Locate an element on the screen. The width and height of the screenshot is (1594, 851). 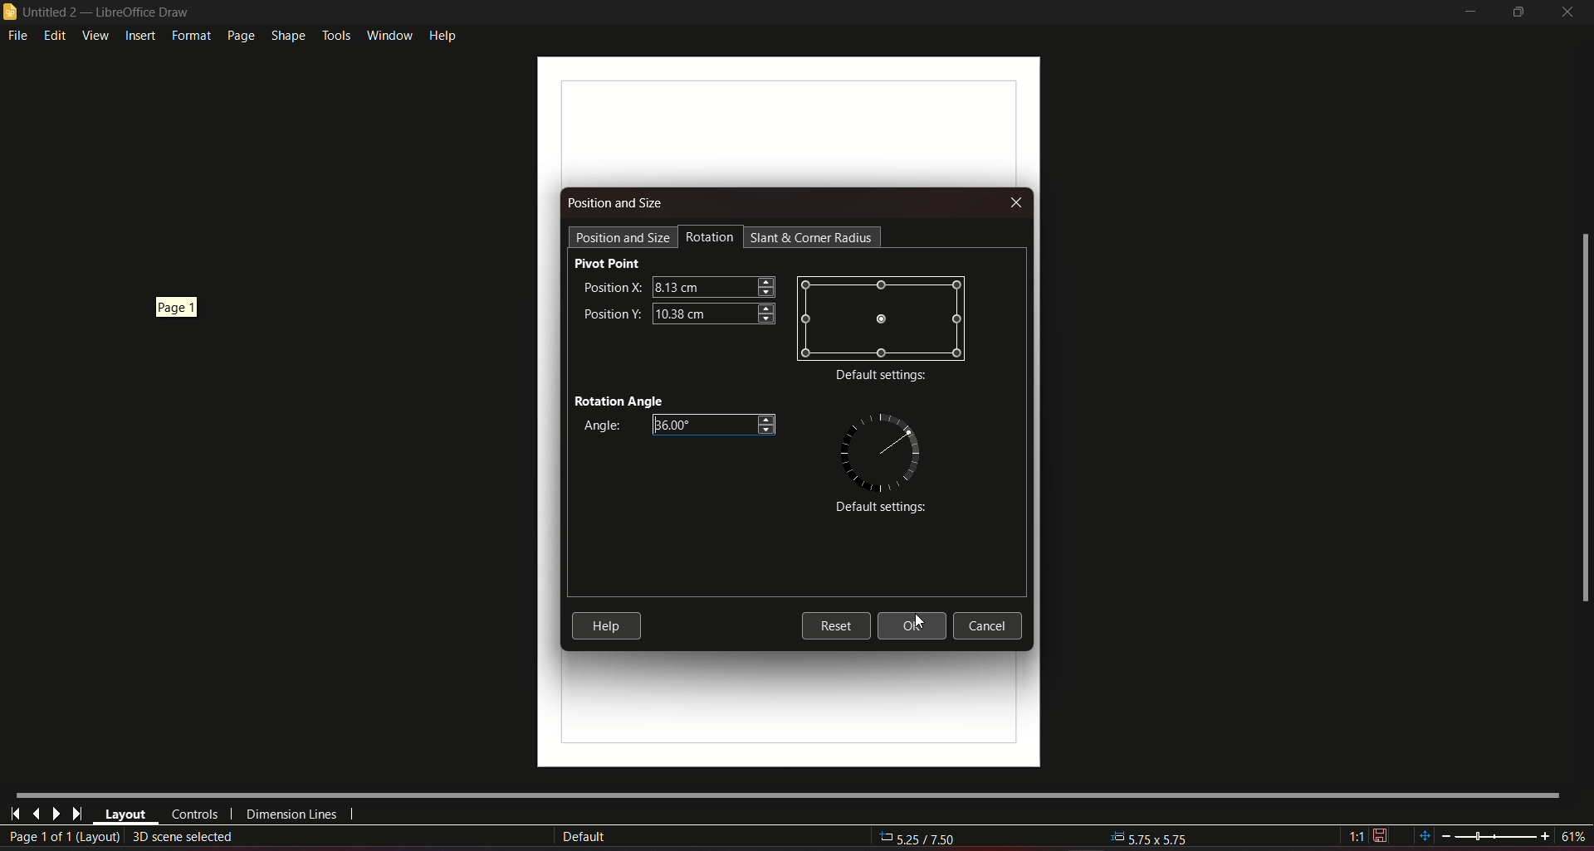
Angle is located at coordinates (599, 426).